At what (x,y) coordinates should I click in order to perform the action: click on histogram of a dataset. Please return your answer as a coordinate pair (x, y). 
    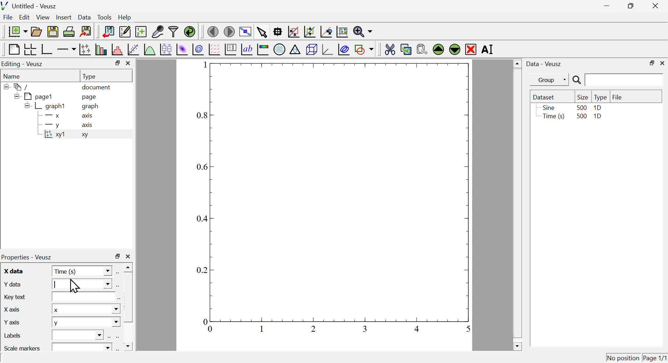
    Looking at the image, I should click on (117, 49).